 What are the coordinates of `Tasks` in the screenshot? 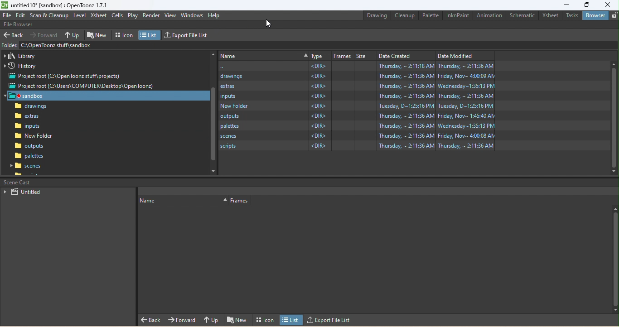 It's located at (572, 14).